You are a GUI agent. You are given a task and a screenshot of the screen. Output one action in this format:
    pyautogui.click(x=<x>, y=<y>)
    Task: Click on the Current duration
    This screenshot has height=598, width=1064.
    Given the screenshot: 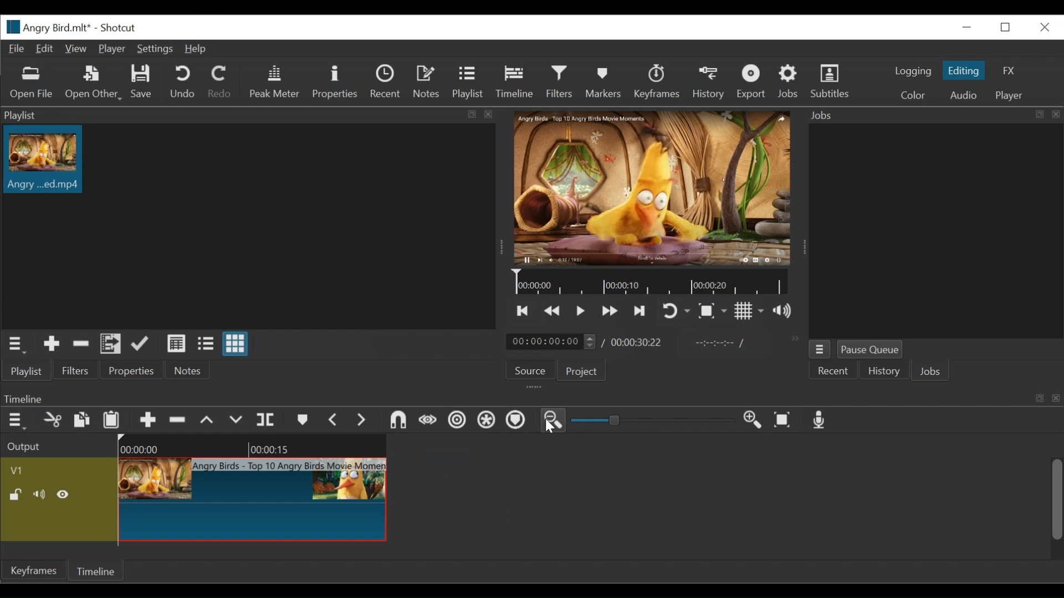 What is the action you would take?
    pyautogui.click(x=550, y=342)
    